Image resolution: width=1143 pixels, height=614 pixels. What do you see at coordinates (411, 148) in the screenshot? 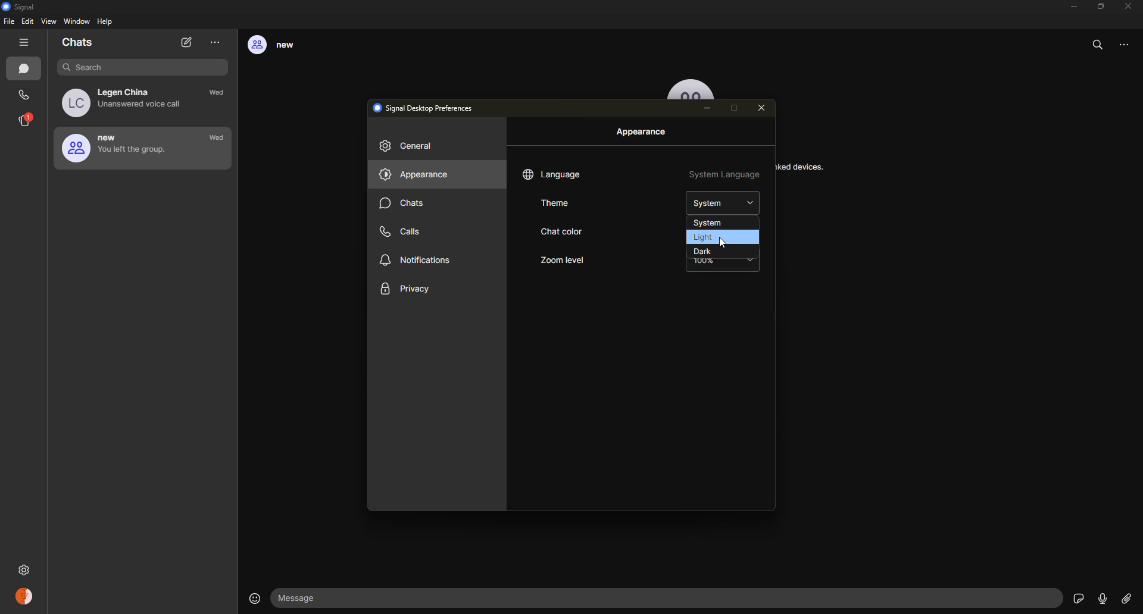
I see `general` at bounding box center [411, 148].